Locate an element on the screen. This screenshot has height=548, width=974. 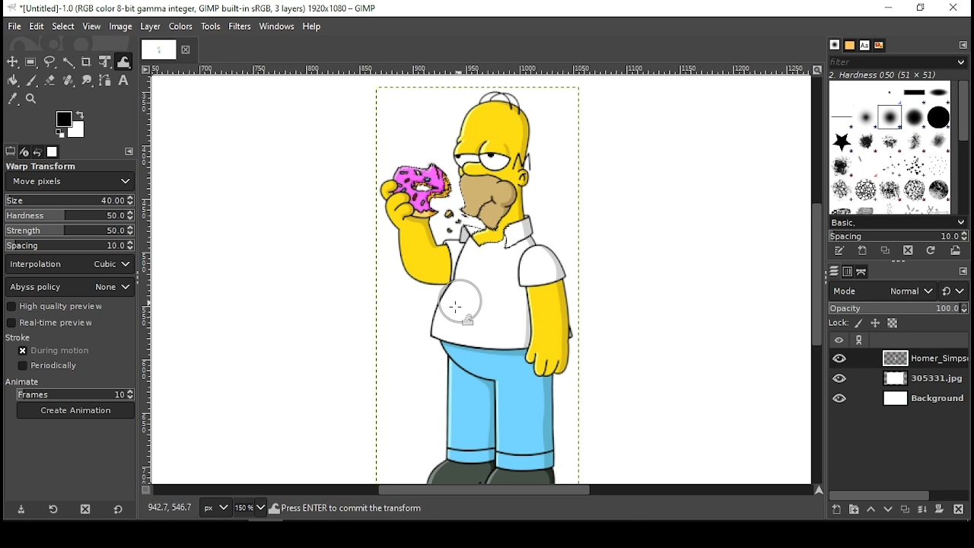
hardness 050 is located at coordinates (899, 75).